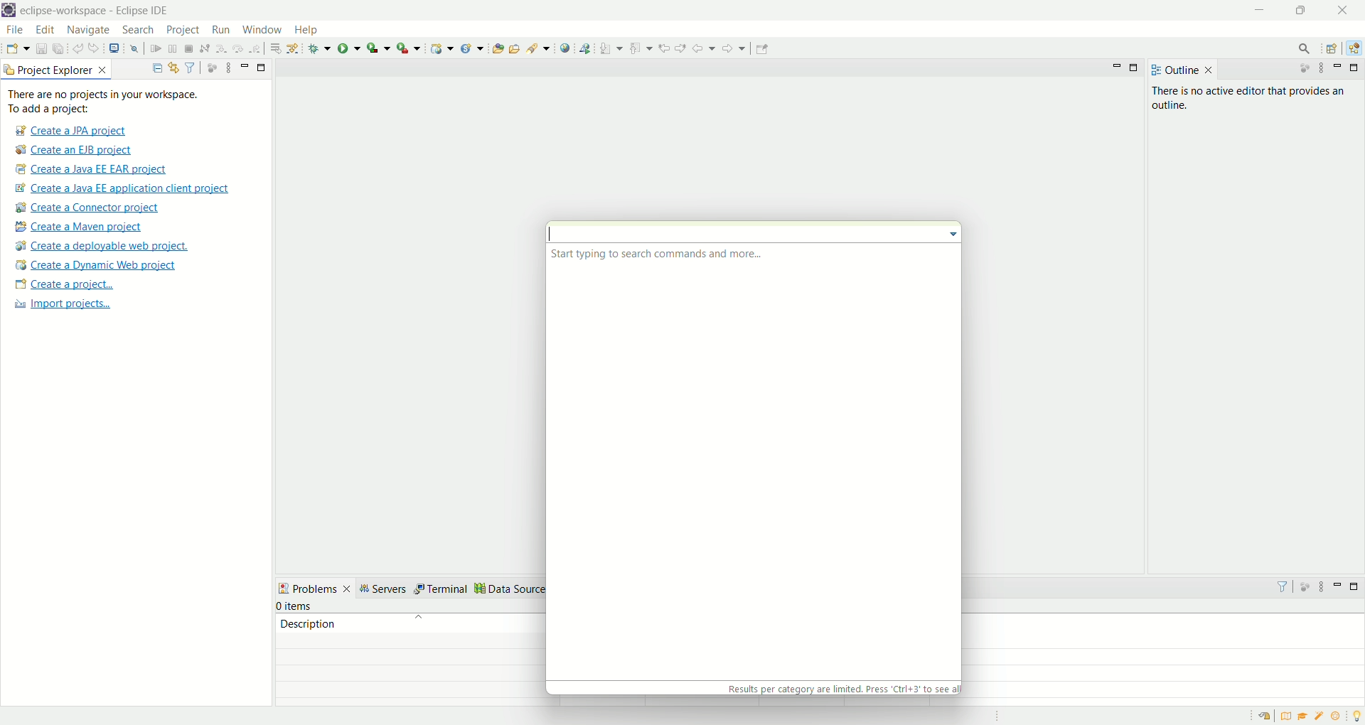  I want to click on open task, so click(515, 48).